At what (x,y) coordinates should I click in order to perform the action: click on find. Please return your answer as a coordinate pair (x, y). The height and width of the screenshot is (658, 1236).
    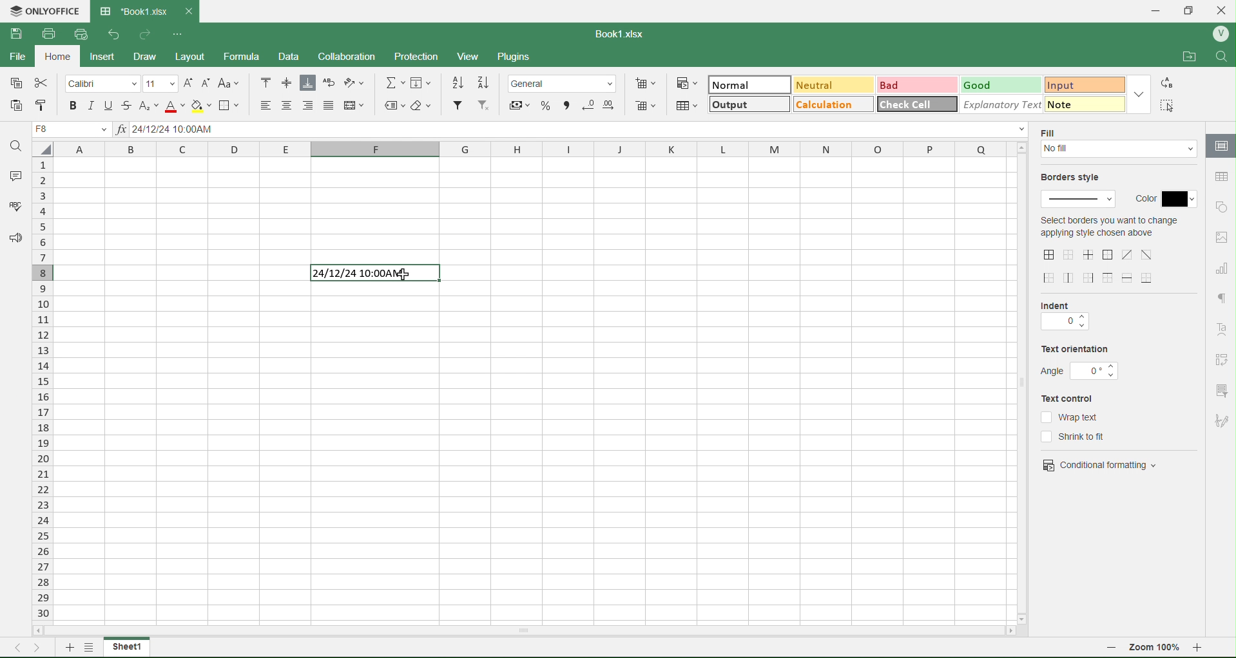
    Looking at the image, I should click on (1225, 56).